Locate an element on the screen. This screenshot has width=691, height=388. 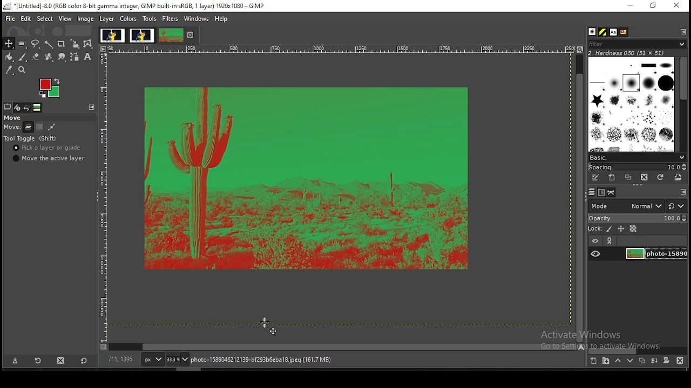
reload tool preset is located at coordinates (39, 360).